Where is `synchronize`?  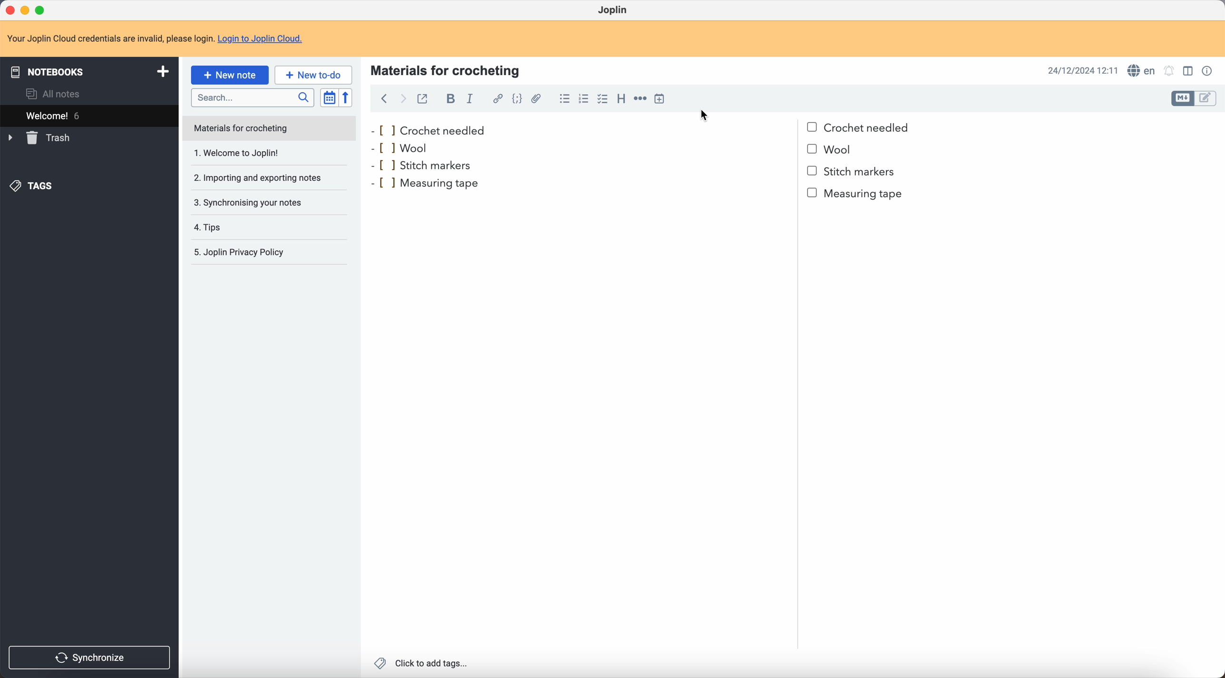
synchronize is located at coordinates (90, 658).